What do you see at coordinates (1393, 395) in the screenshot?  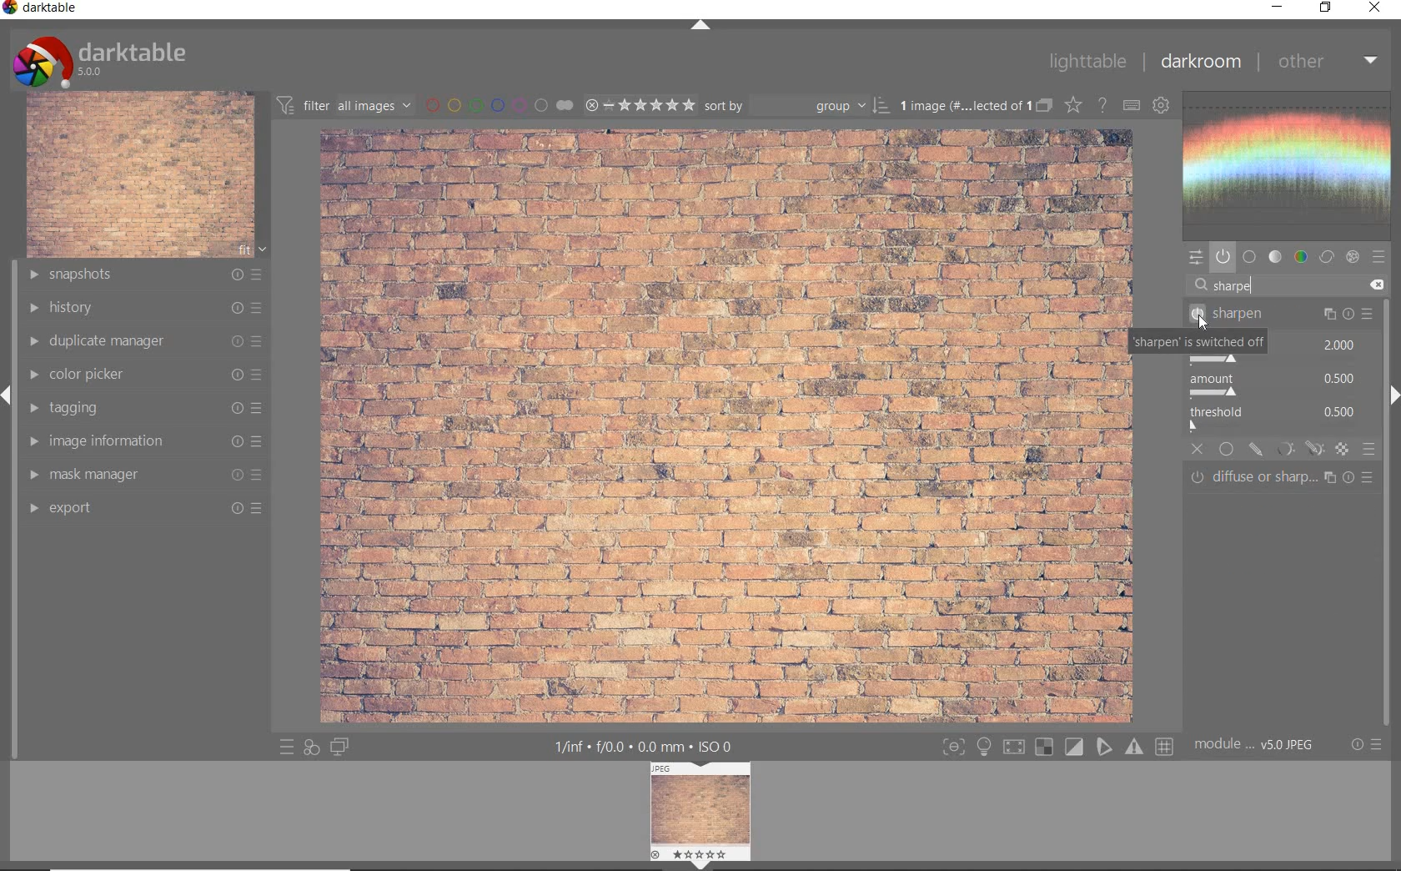 I see `next` at bounding box center [1393, 395].